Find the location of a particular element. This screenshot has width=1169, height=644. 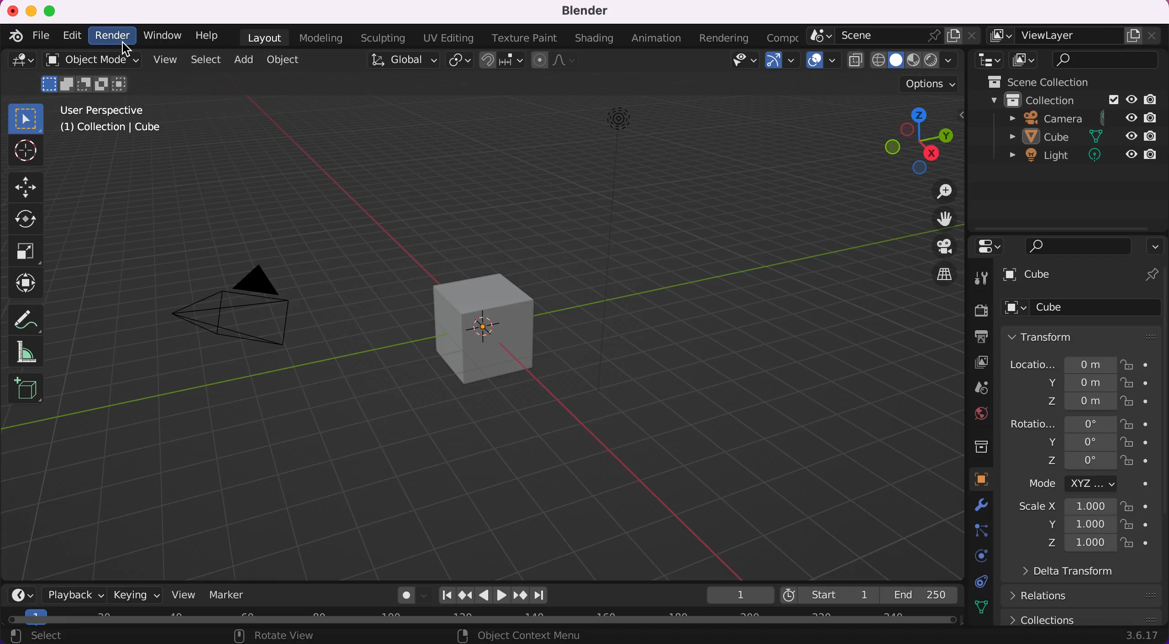

scale x 1.000 is located at coordinates (1065, 507).